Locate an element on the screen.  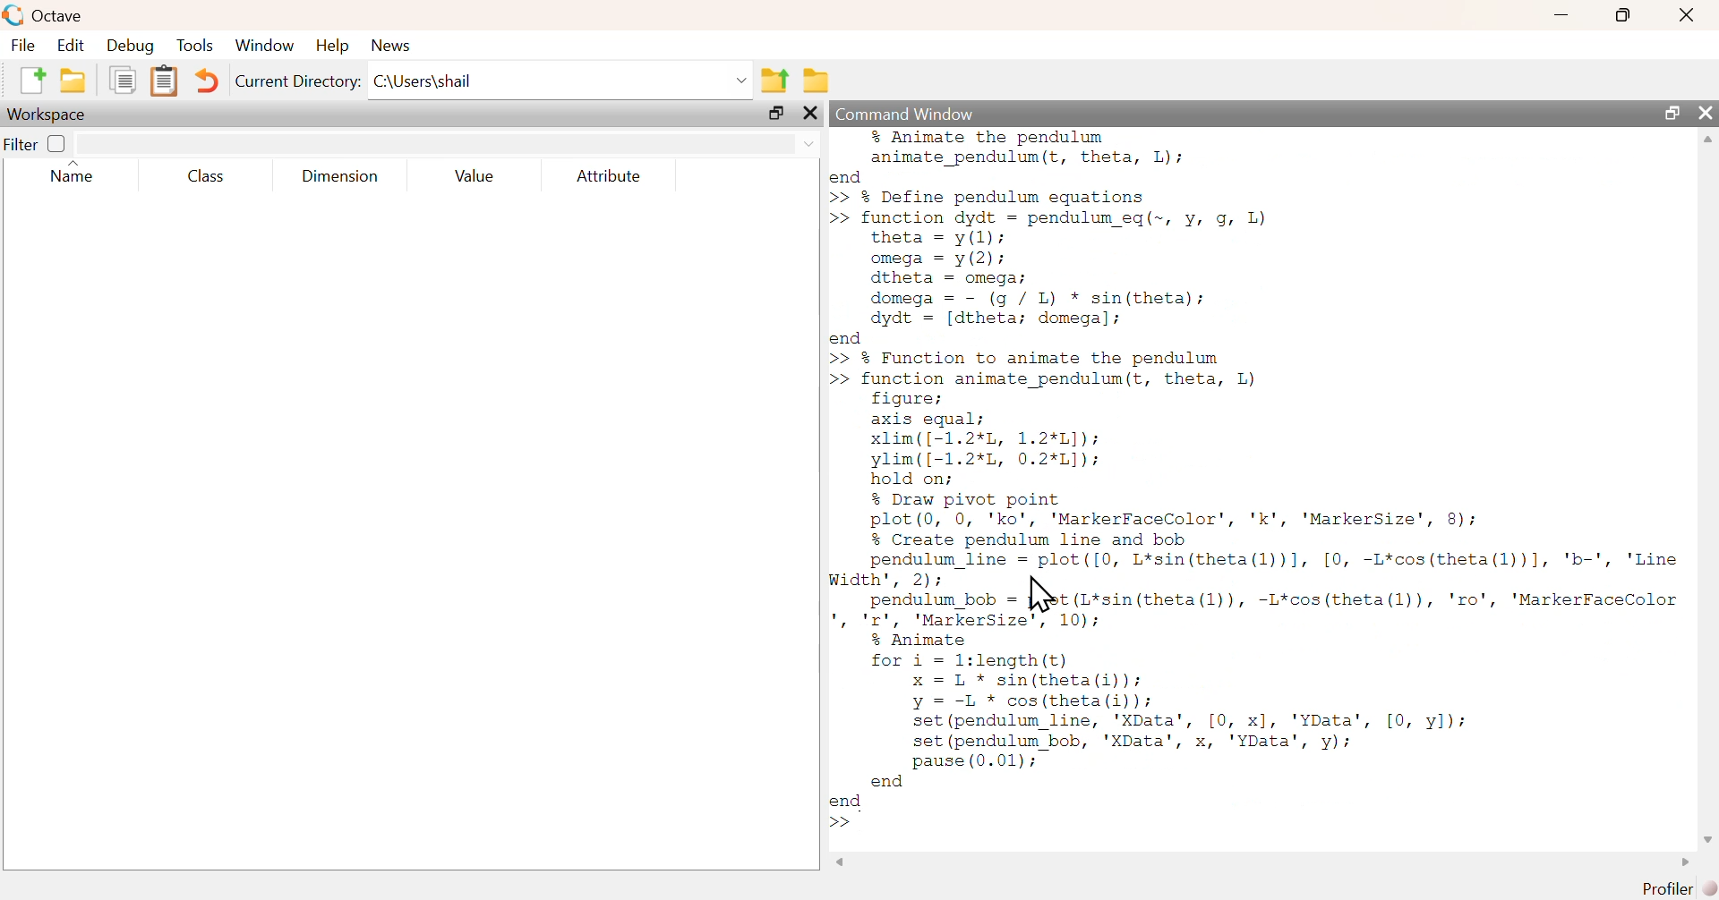
copy is located at coordinates (126, 79).